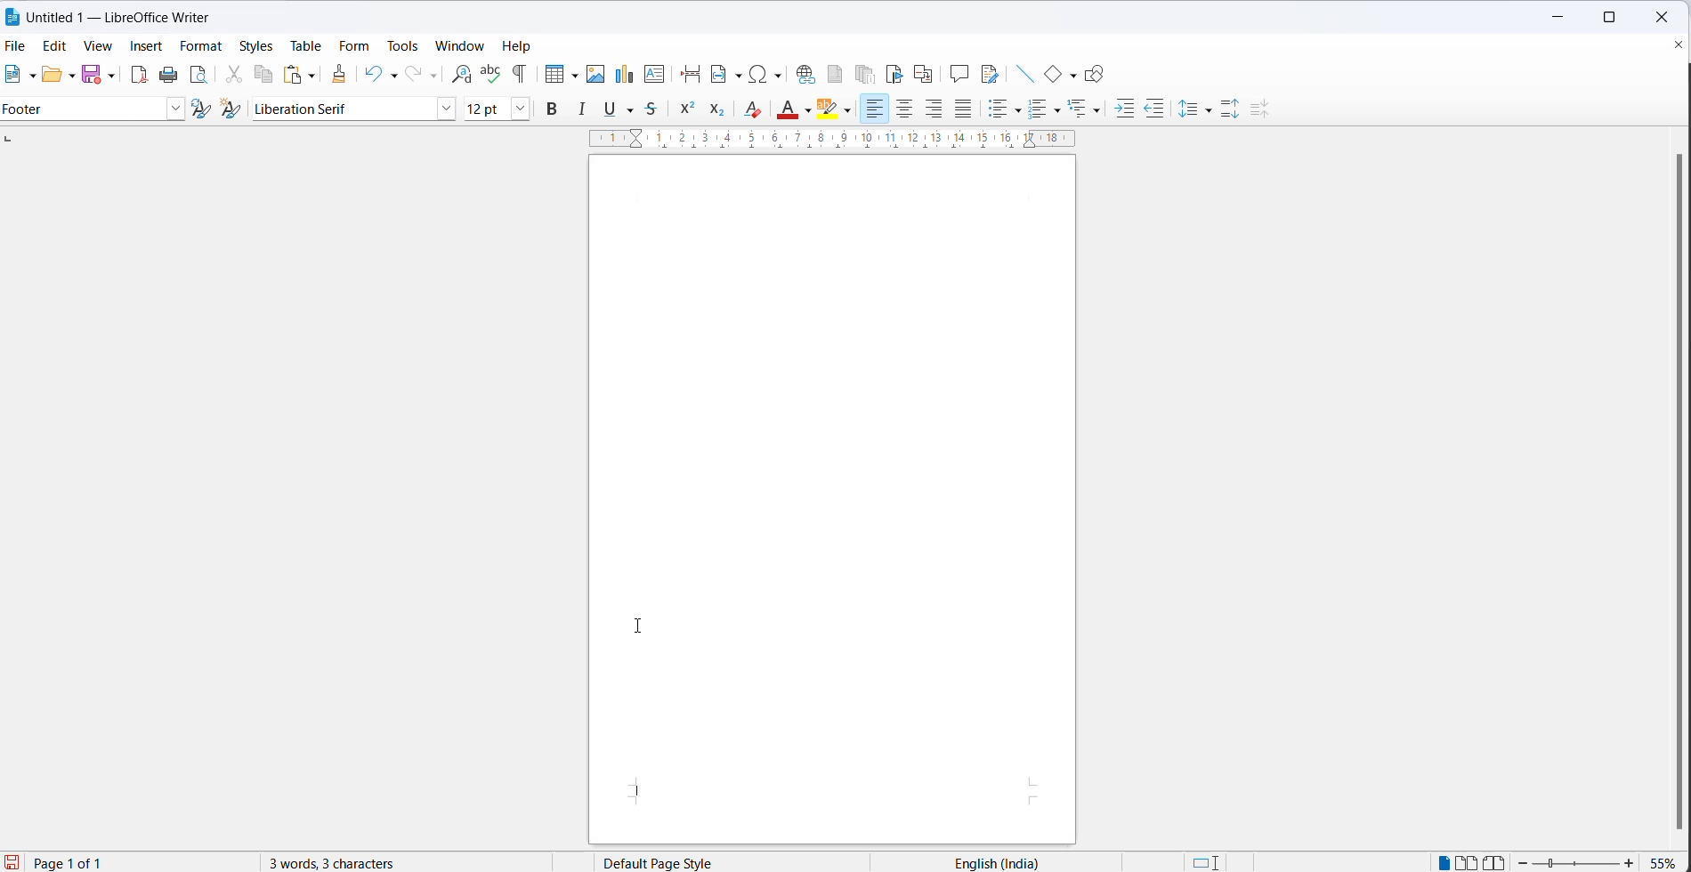  What do you see at coordinates (168, 74) in the screenshot?
I see `print` at bounding box center [168, 74].